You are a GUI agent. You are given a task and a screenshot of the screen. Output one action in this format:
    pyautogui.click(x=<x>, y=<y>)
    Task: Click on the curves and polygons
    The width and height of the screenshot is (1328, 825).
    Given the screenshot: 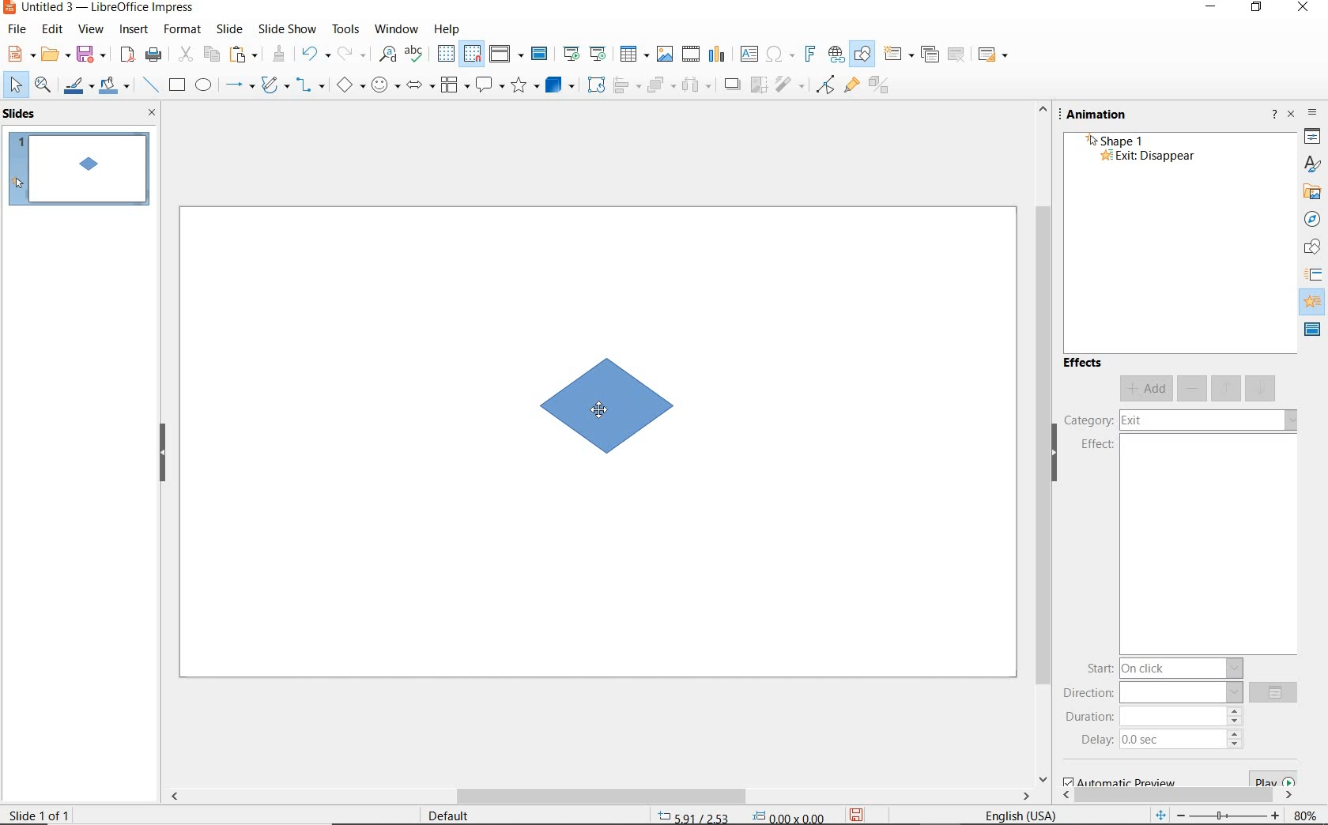 What is the action you would take?
    pyautogui.click(x=274, y=86)
    